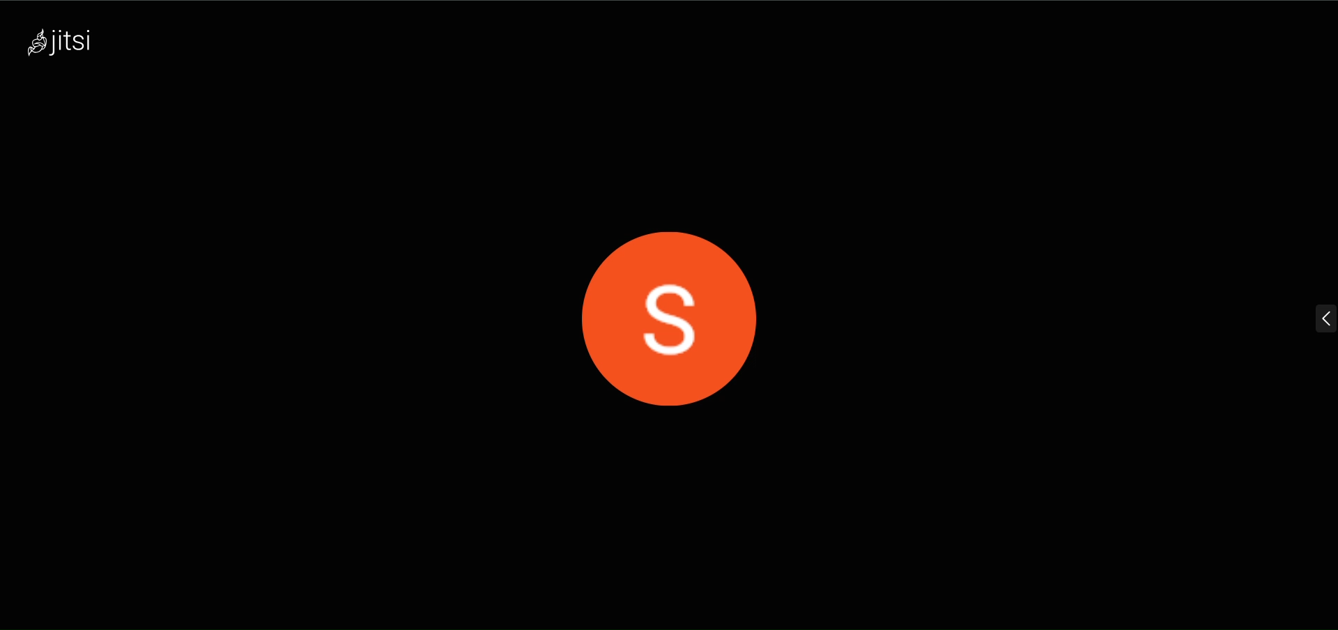 The width and height of the screenshot is (1338, 630). What do you see at coordinates (668, 307) in the screenshot?
I see `display picture` at bounding box center [668, 307].